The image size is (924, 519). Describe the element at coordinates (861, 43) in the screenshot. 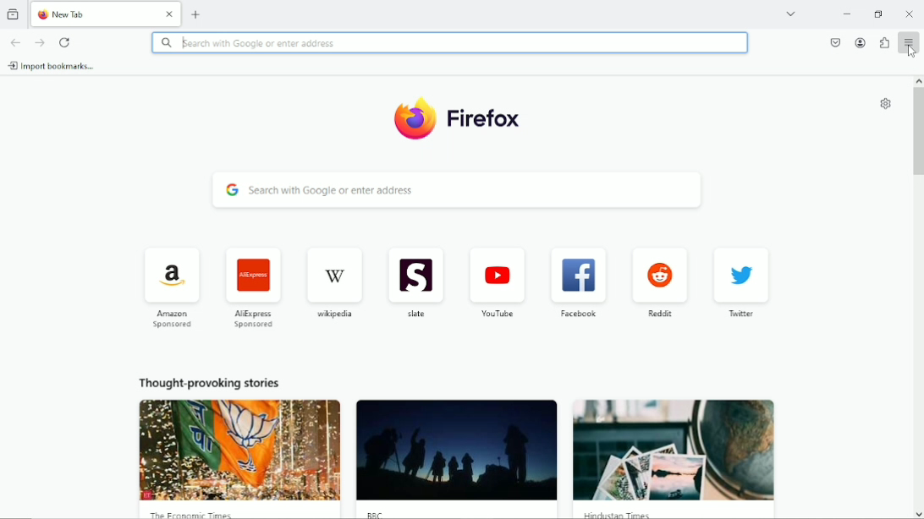

I see `account` at that location.